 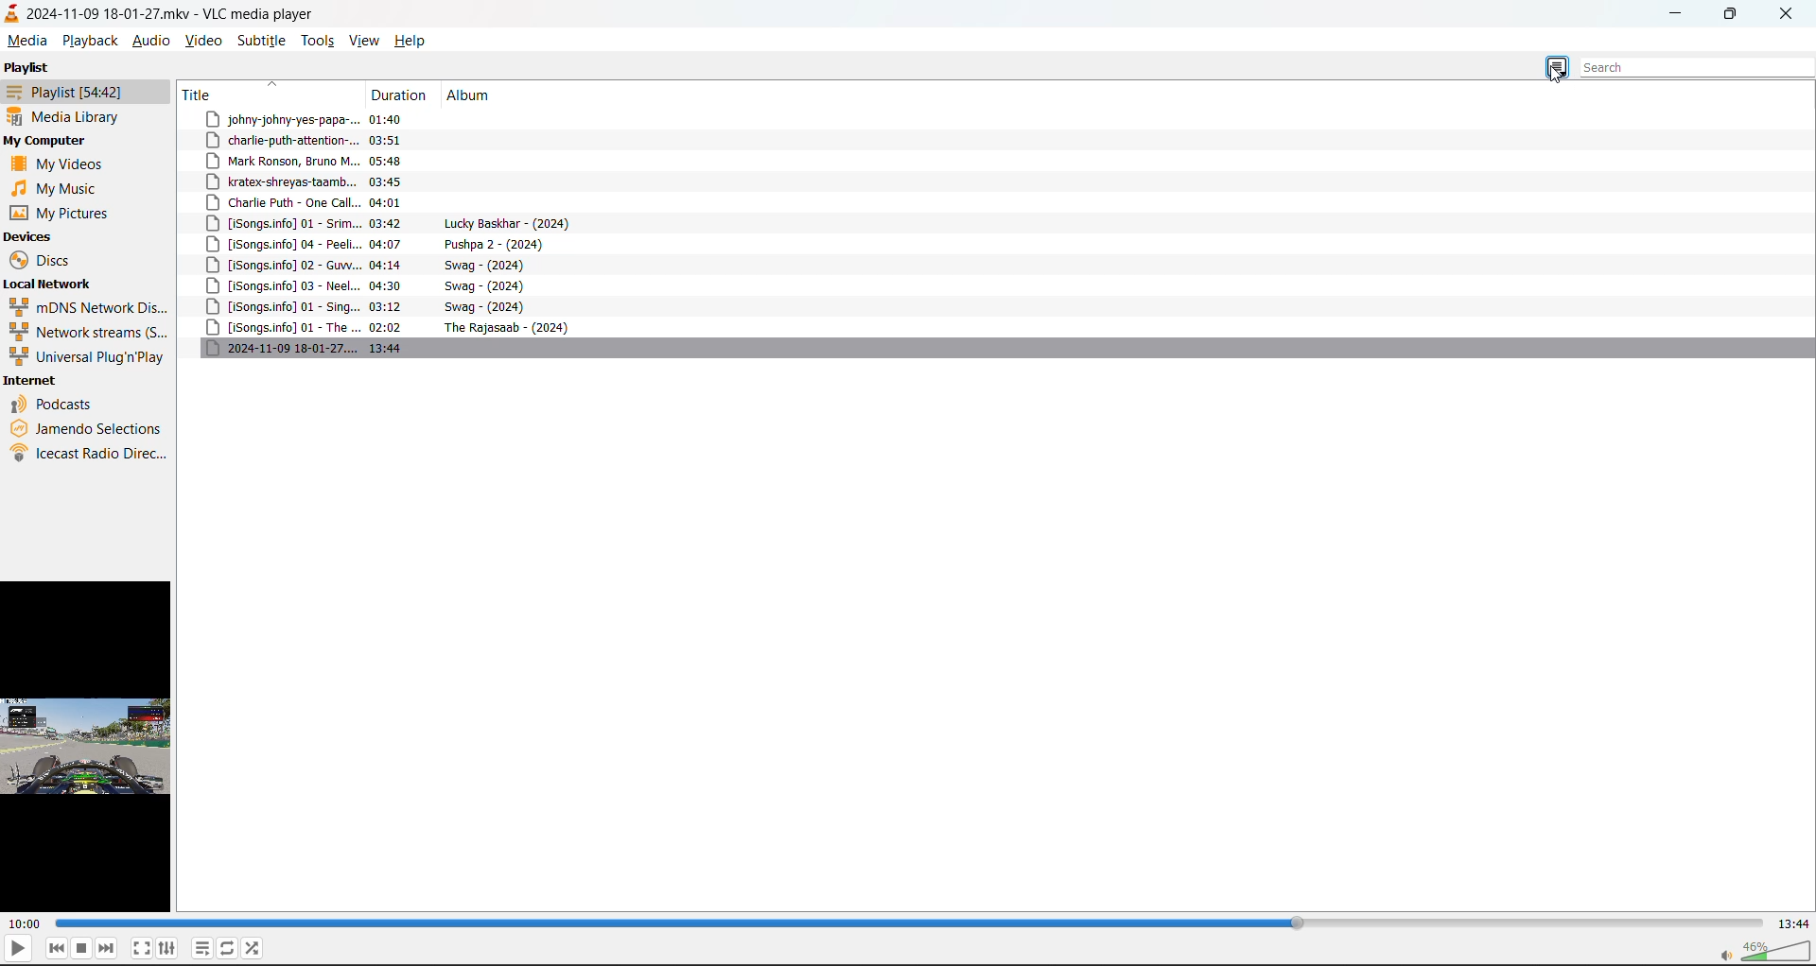 What do you see at coordinates (1683, 17) in the screenshot?
I see `minimize` at bounding box center [1683, 17].